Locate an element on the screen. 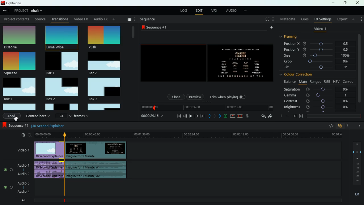 Image resolution: width=364 pixels, height=205 pixels. crop is located at coordinates (317, 62).